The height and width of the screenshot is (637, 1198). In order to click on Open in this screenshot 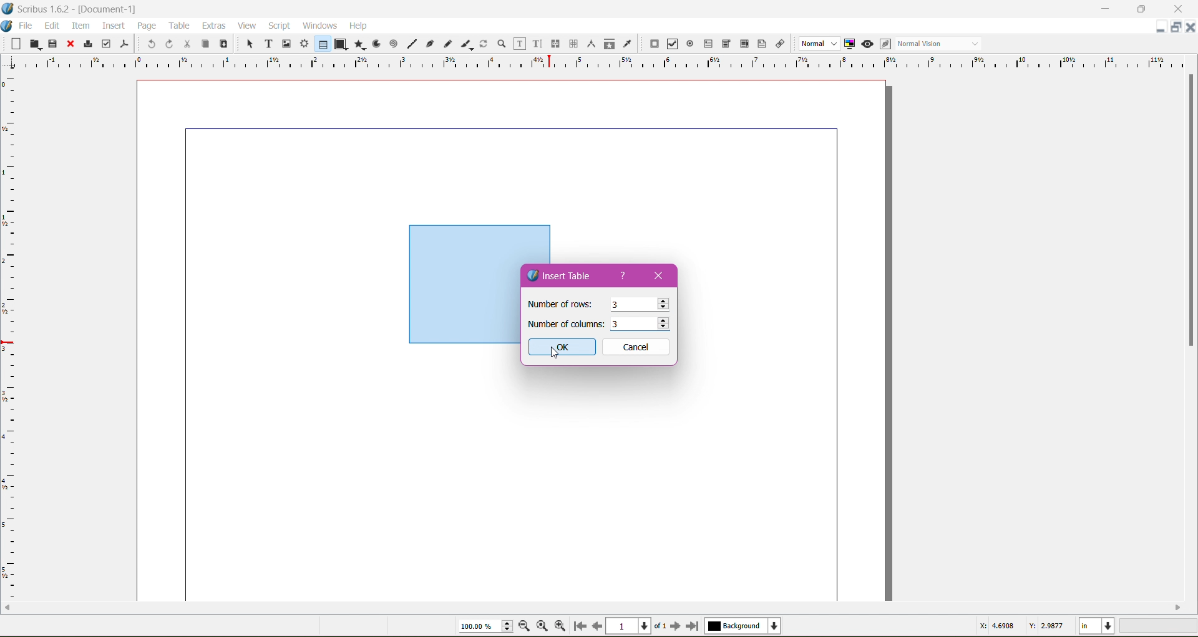, I will do `click(36, 43)`.